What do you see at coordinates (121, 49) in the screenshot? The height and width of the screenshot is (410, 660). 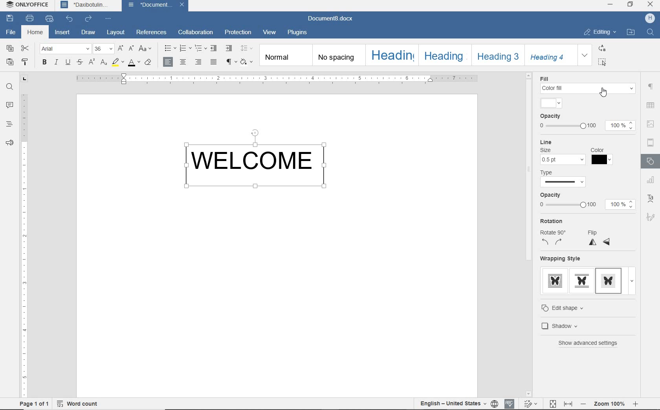 I see `INCREMENT FONT SIZE` at bounding box center [121, 49].